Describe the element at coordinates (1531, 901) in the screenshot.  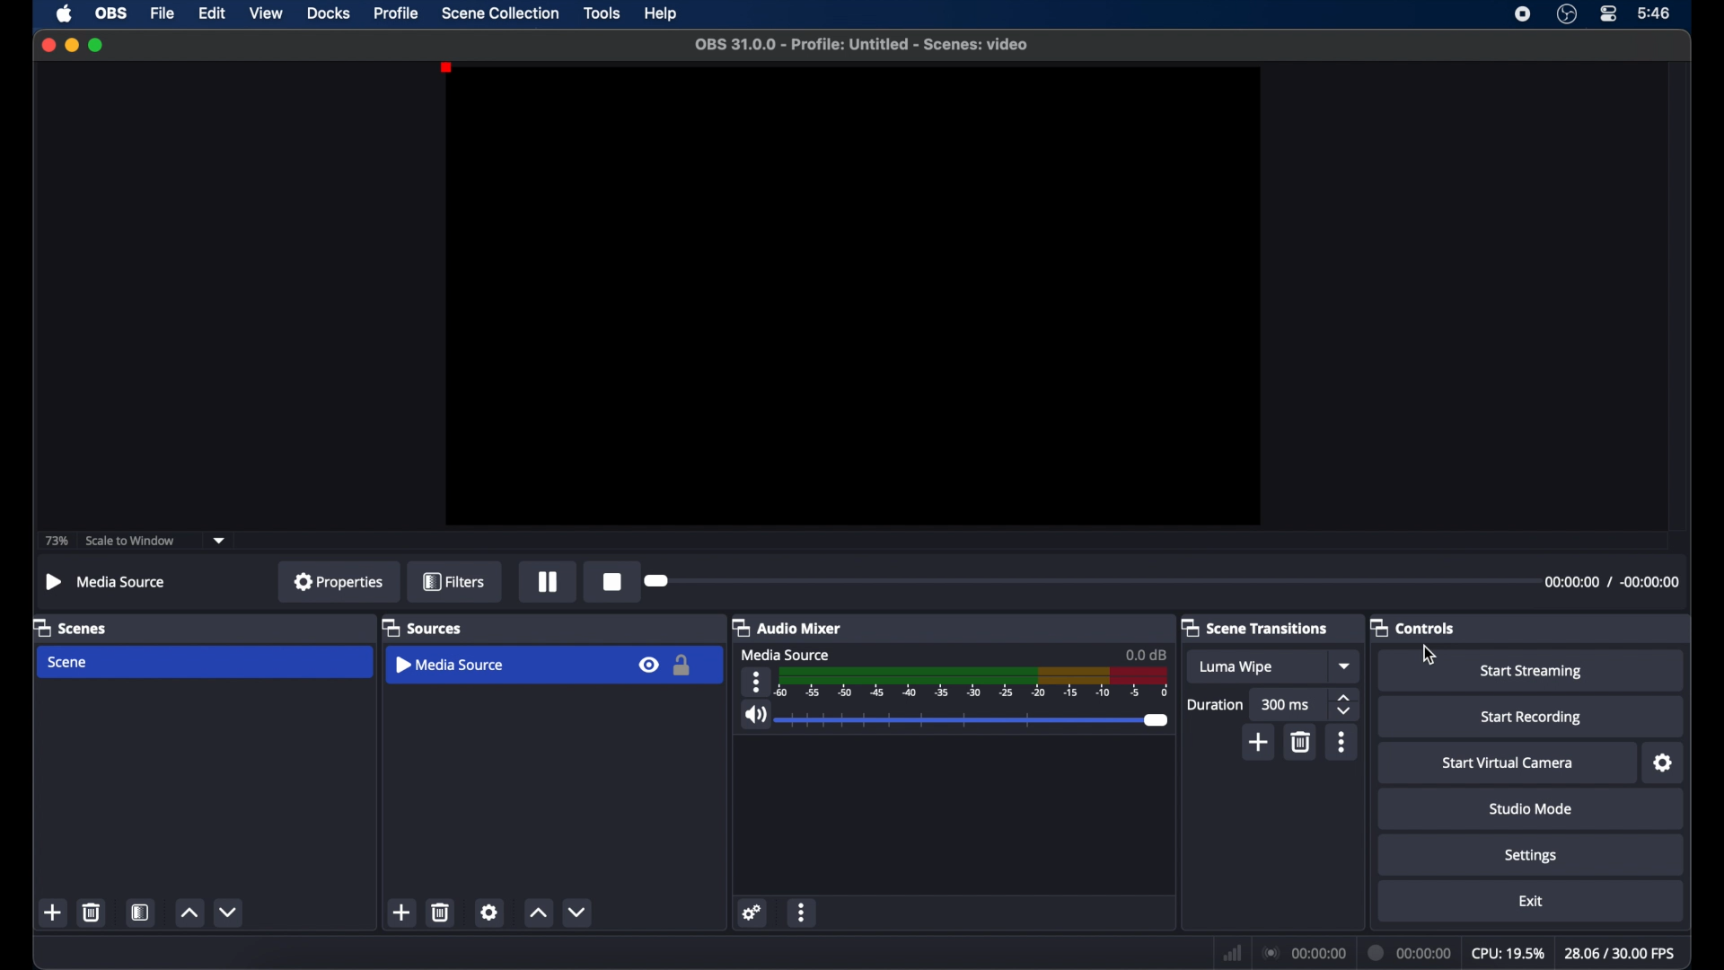
I see `exit` at that location.